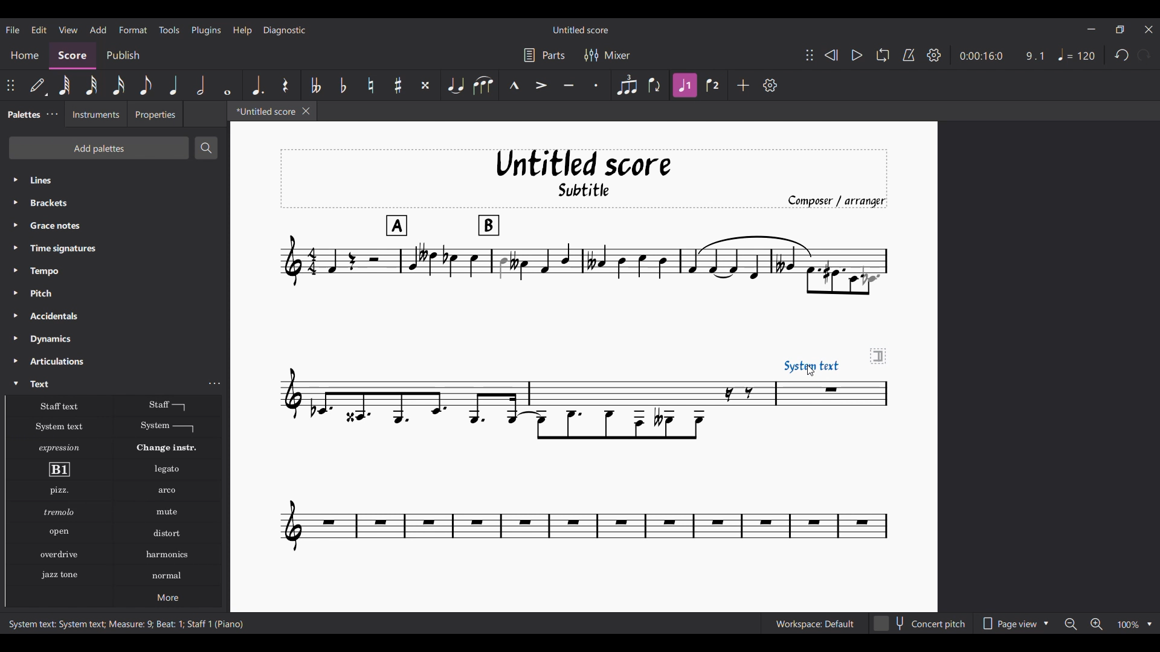 The width and height of the screenshot is (1160, 652). I want to click on Close tab, so click(306, 111).